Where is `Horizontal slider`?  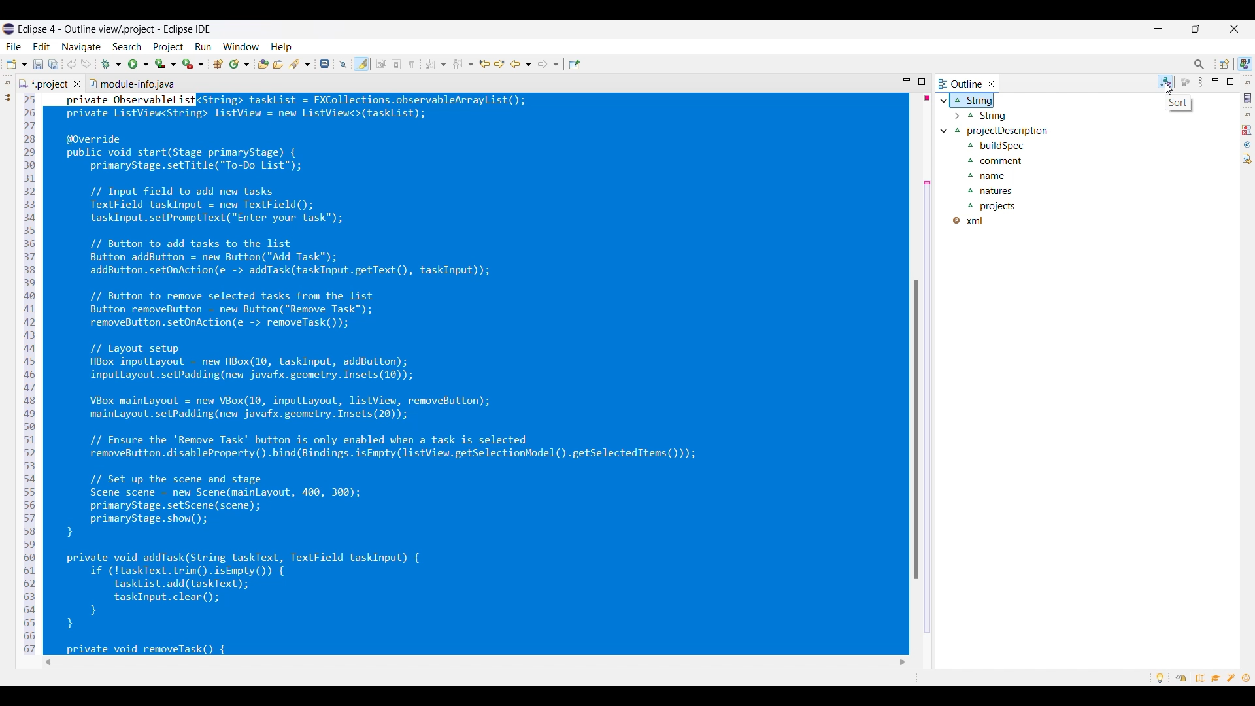
Horizontal slider is located at coordinates (629, 662).